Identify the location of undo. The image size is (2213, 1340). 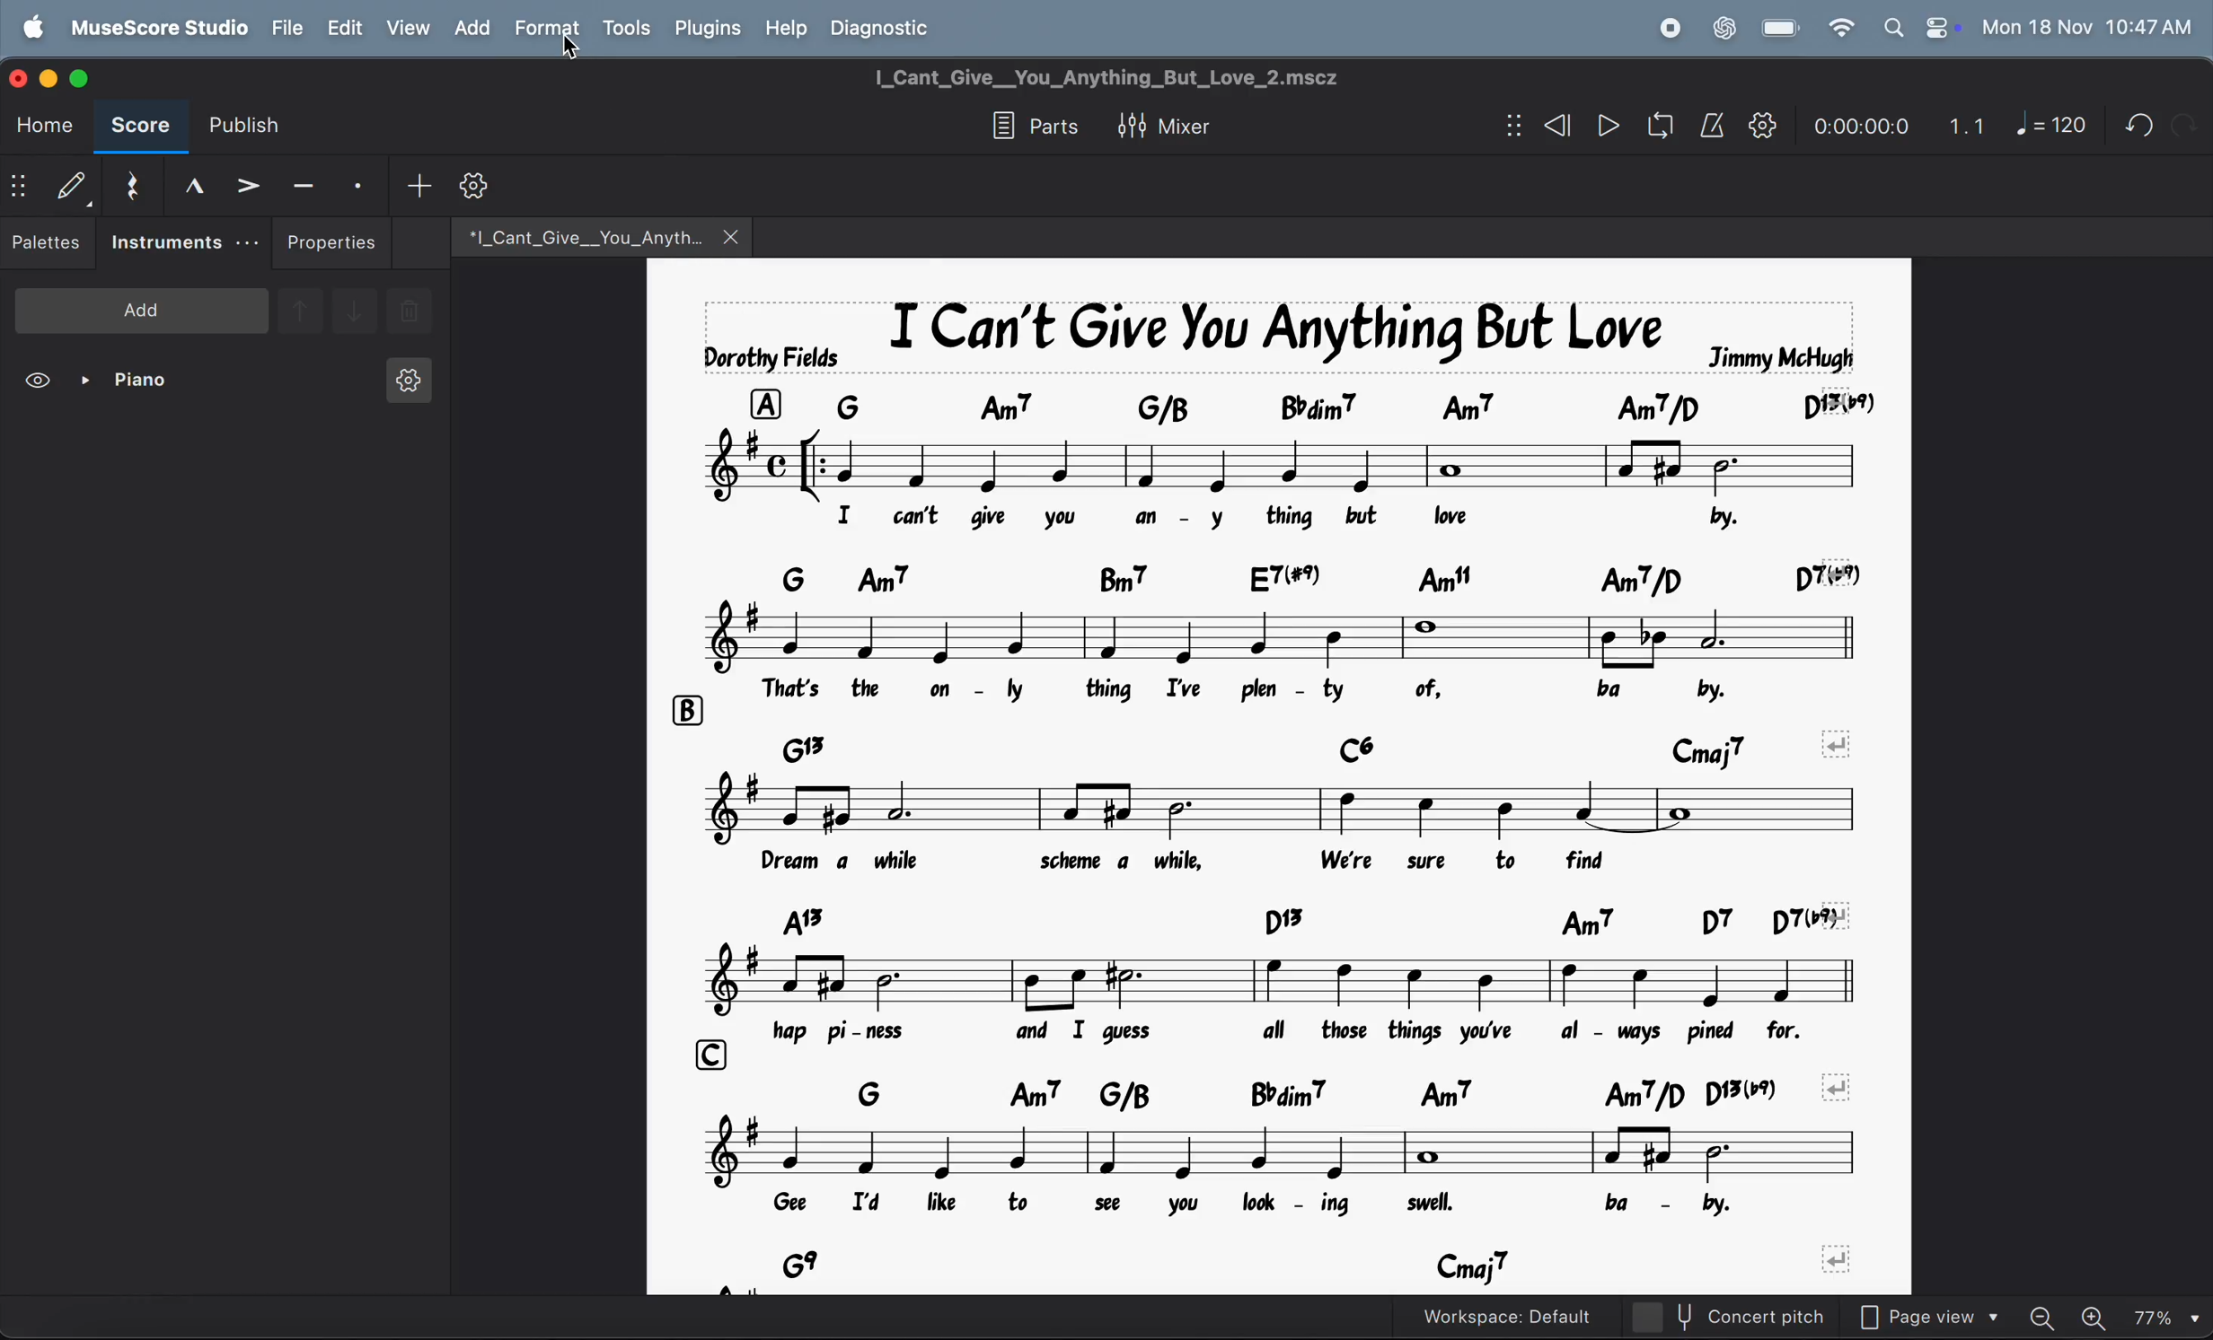
(2183, 124).